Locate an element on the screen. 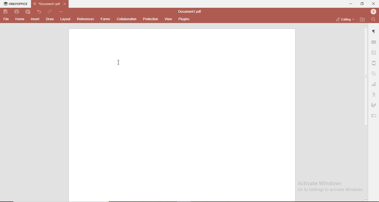  table is located at coordinates (373, 43).